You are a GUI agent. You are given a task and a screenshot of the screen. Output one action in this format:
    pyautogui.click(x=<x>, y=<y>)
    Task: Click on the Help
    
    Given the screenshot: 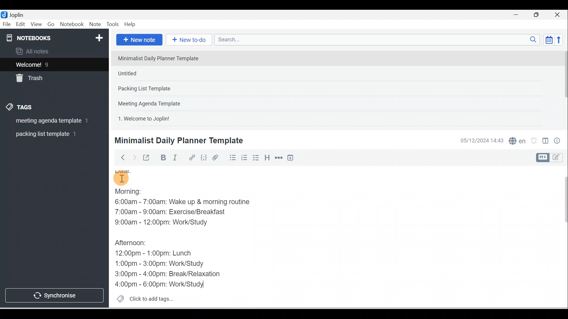 What is the action you would take?
    pyautogui.click(x=130, y=25)
    